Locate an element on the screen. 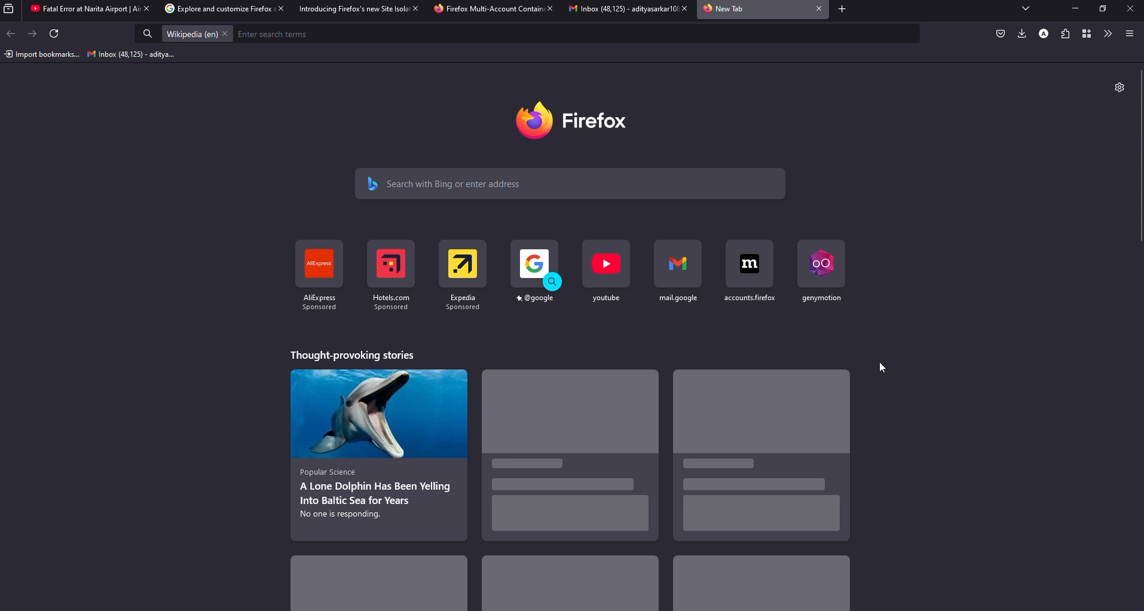  close is located at coordinates (549, 9).